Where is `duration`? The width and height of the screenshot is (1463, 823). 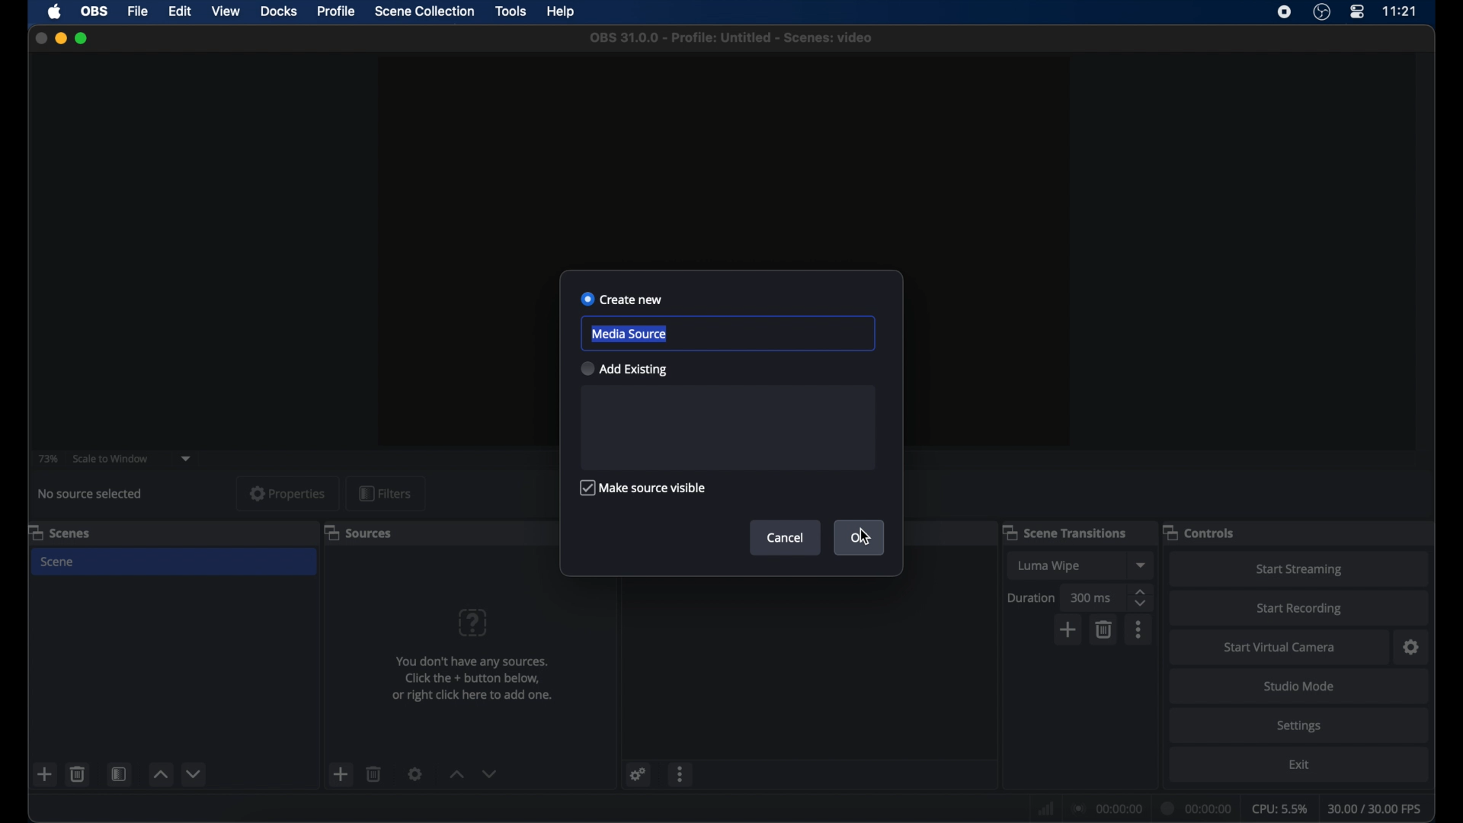 duration is located at coordinates (1032, 597).